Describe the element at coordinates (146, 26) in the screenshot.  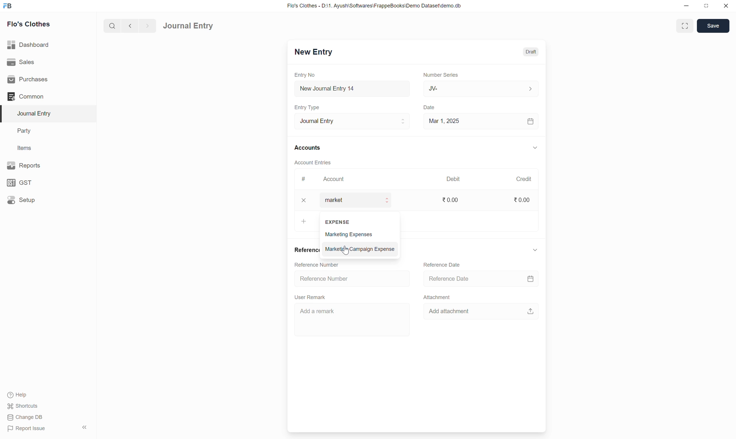
I see `forward` at that location.